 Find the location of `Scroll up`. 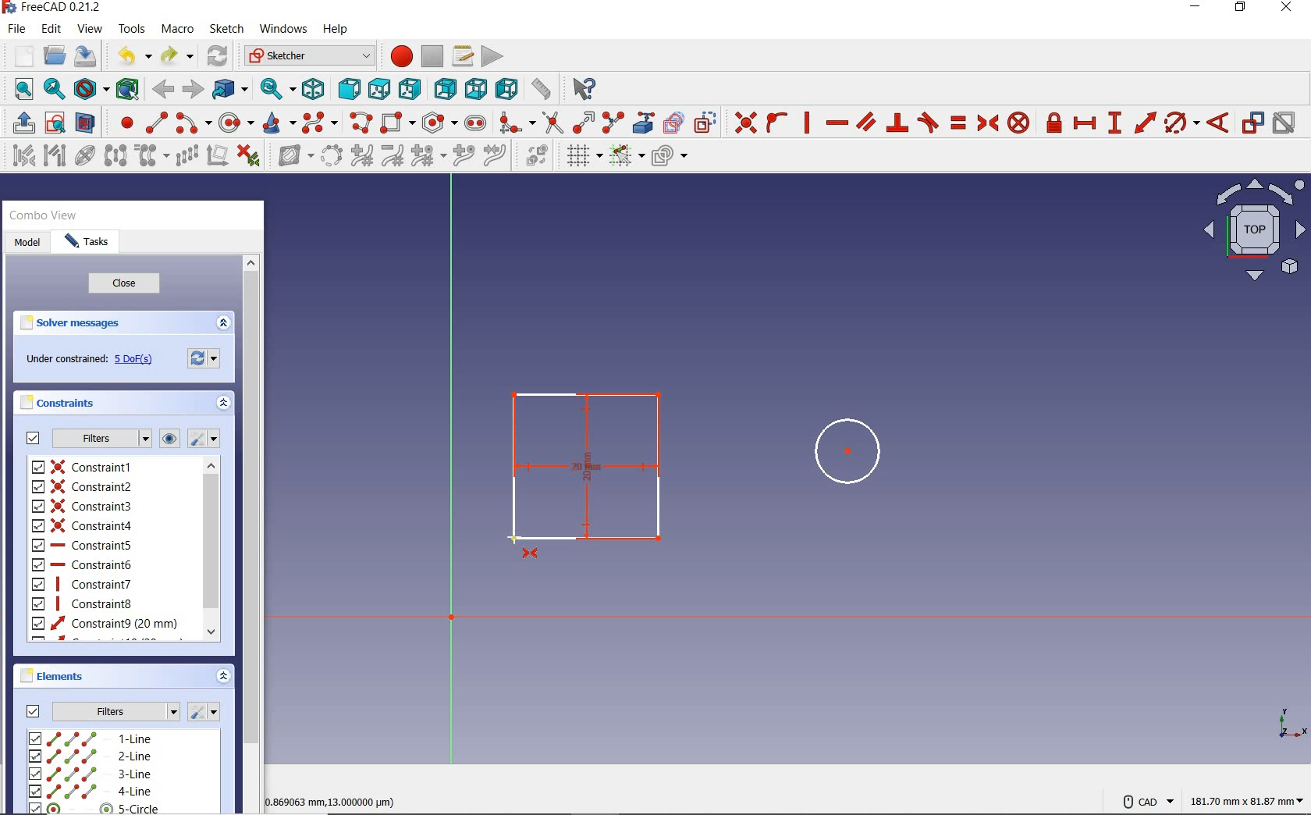

Scroll up is located at coordinates (209, 465).